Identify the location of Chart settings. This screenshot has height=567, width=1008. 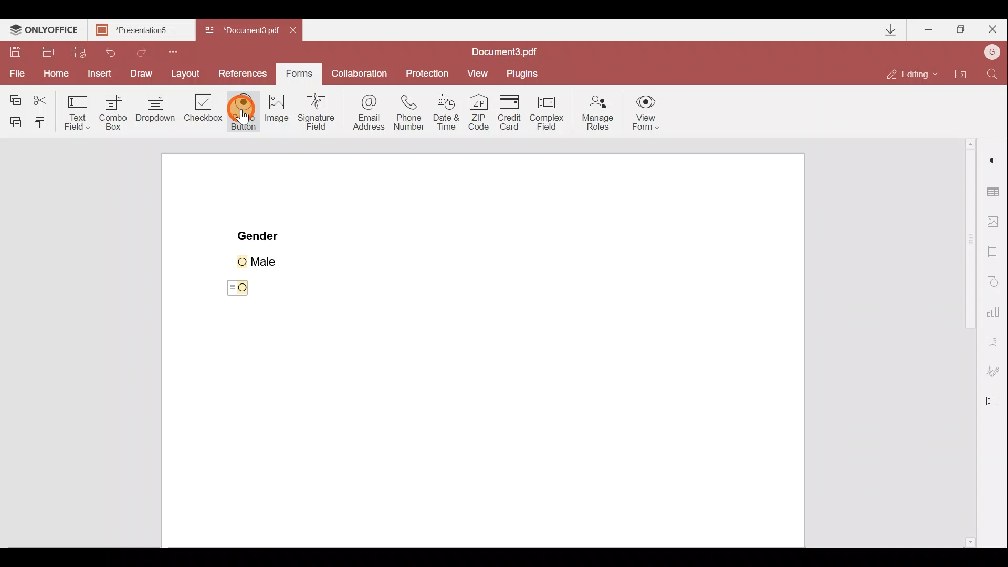
(995, 316).